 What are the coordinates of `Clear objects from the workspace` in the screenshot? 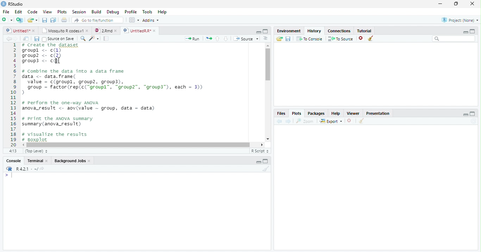 It's located at (370, 37).